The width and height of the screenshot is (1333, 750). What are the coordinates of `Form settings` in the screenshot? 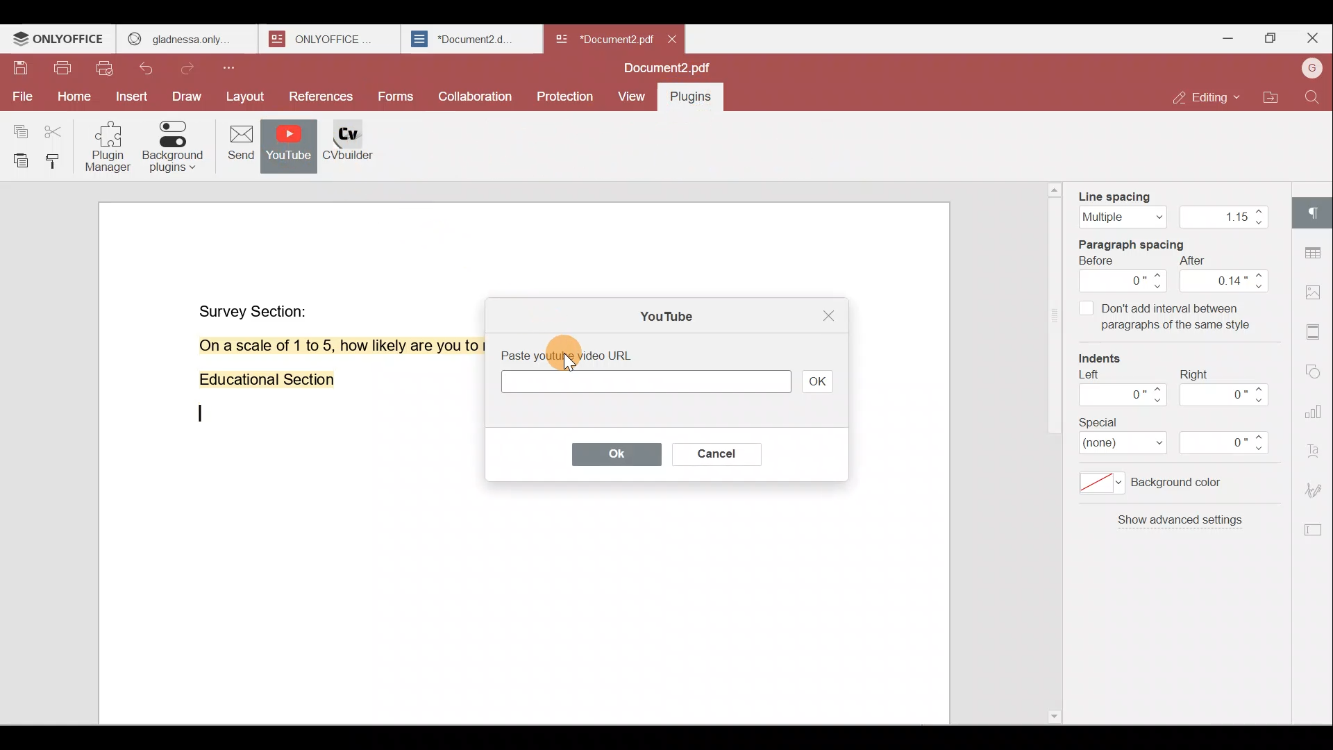 It's located at (1309, 530).